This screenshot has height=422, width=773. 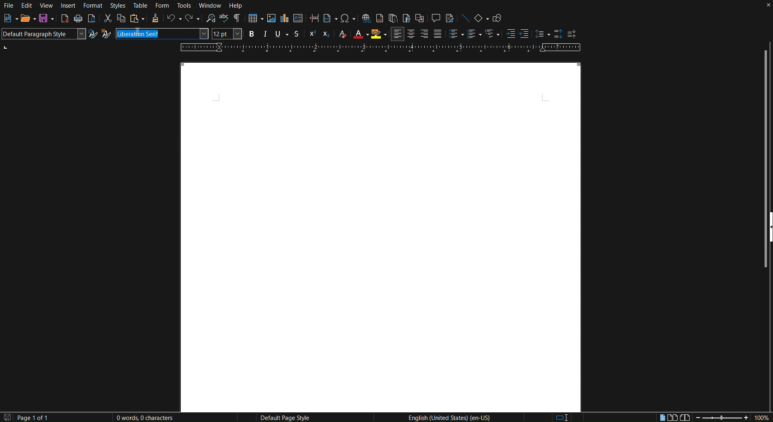 What do you see at coordinates (287, 418) in the screenshot?
I see `Default Page Style` at bounding box center [287, 418].